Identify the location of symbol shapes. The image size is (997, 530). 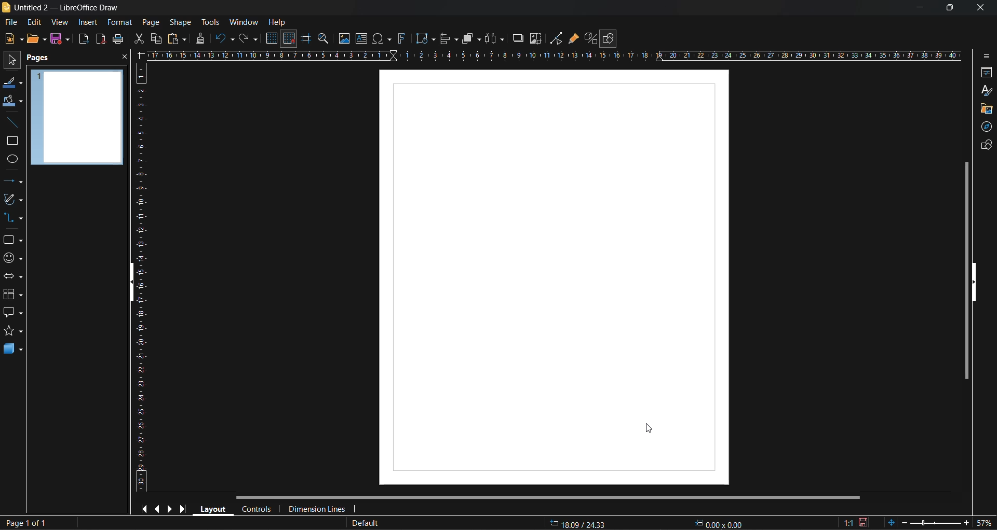
(15, 259).